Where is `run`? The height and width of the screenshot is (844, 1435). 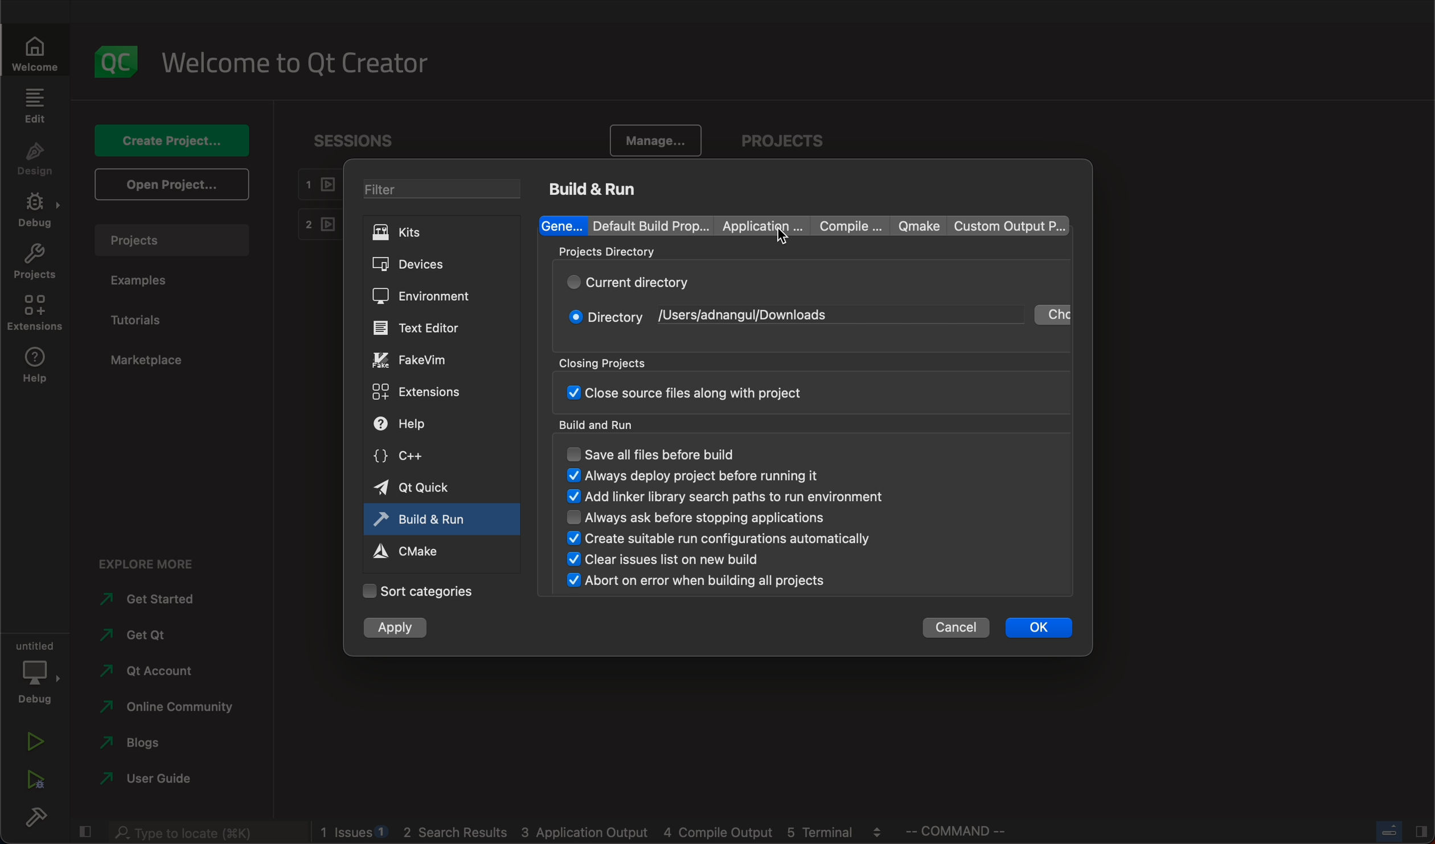
run is located at coordinates (32, 741).